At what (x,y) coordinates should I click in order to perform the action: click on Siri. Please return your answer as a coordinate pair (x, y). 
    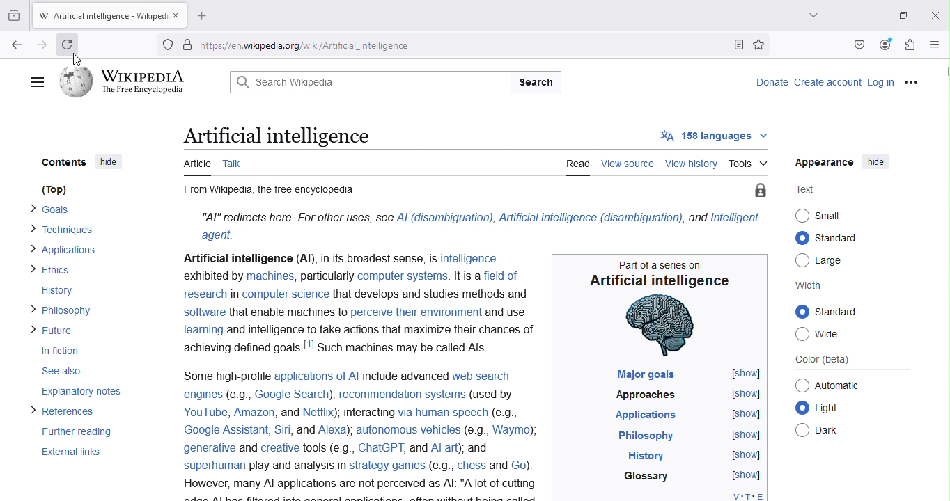
    Looking at the image, I should click on (281, 430).